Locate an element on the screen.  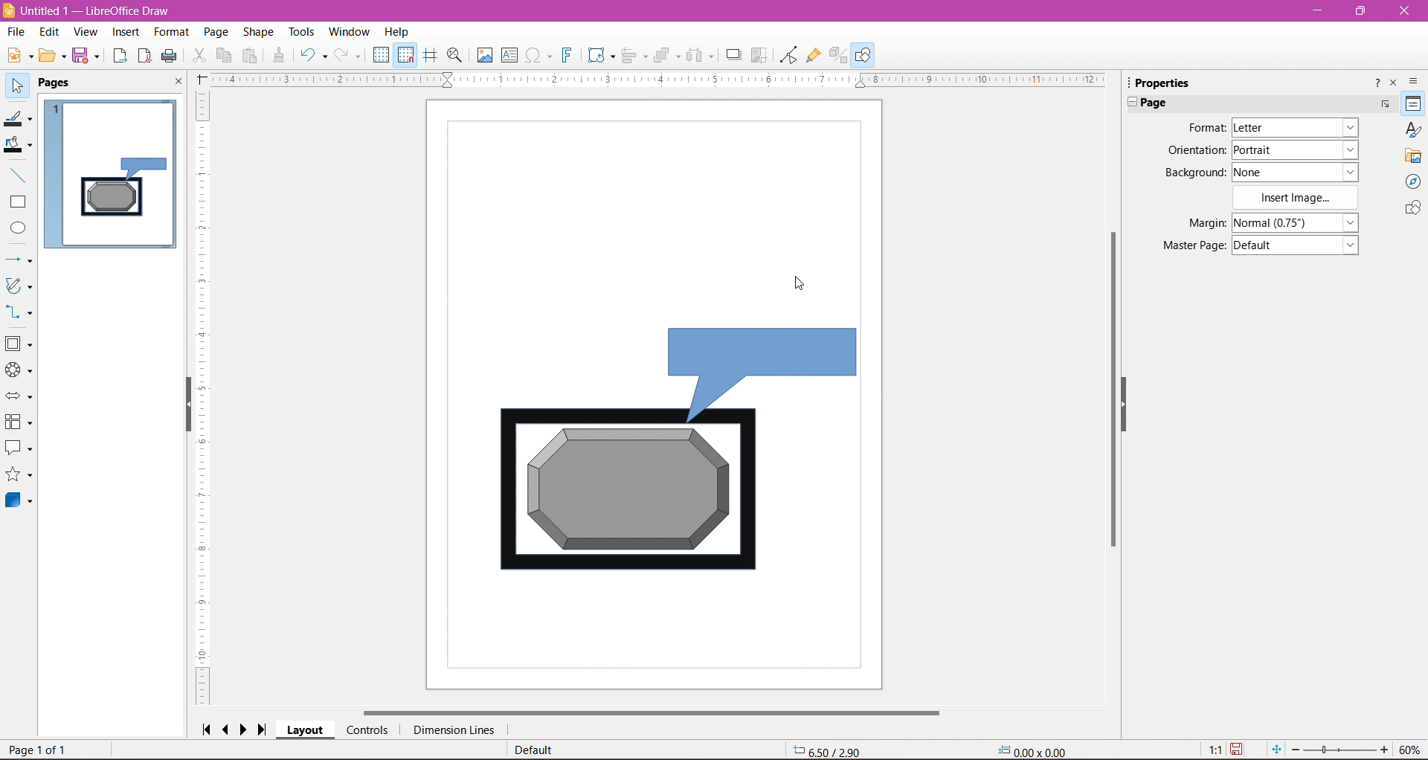
Select is located at coordinates (18, 86).